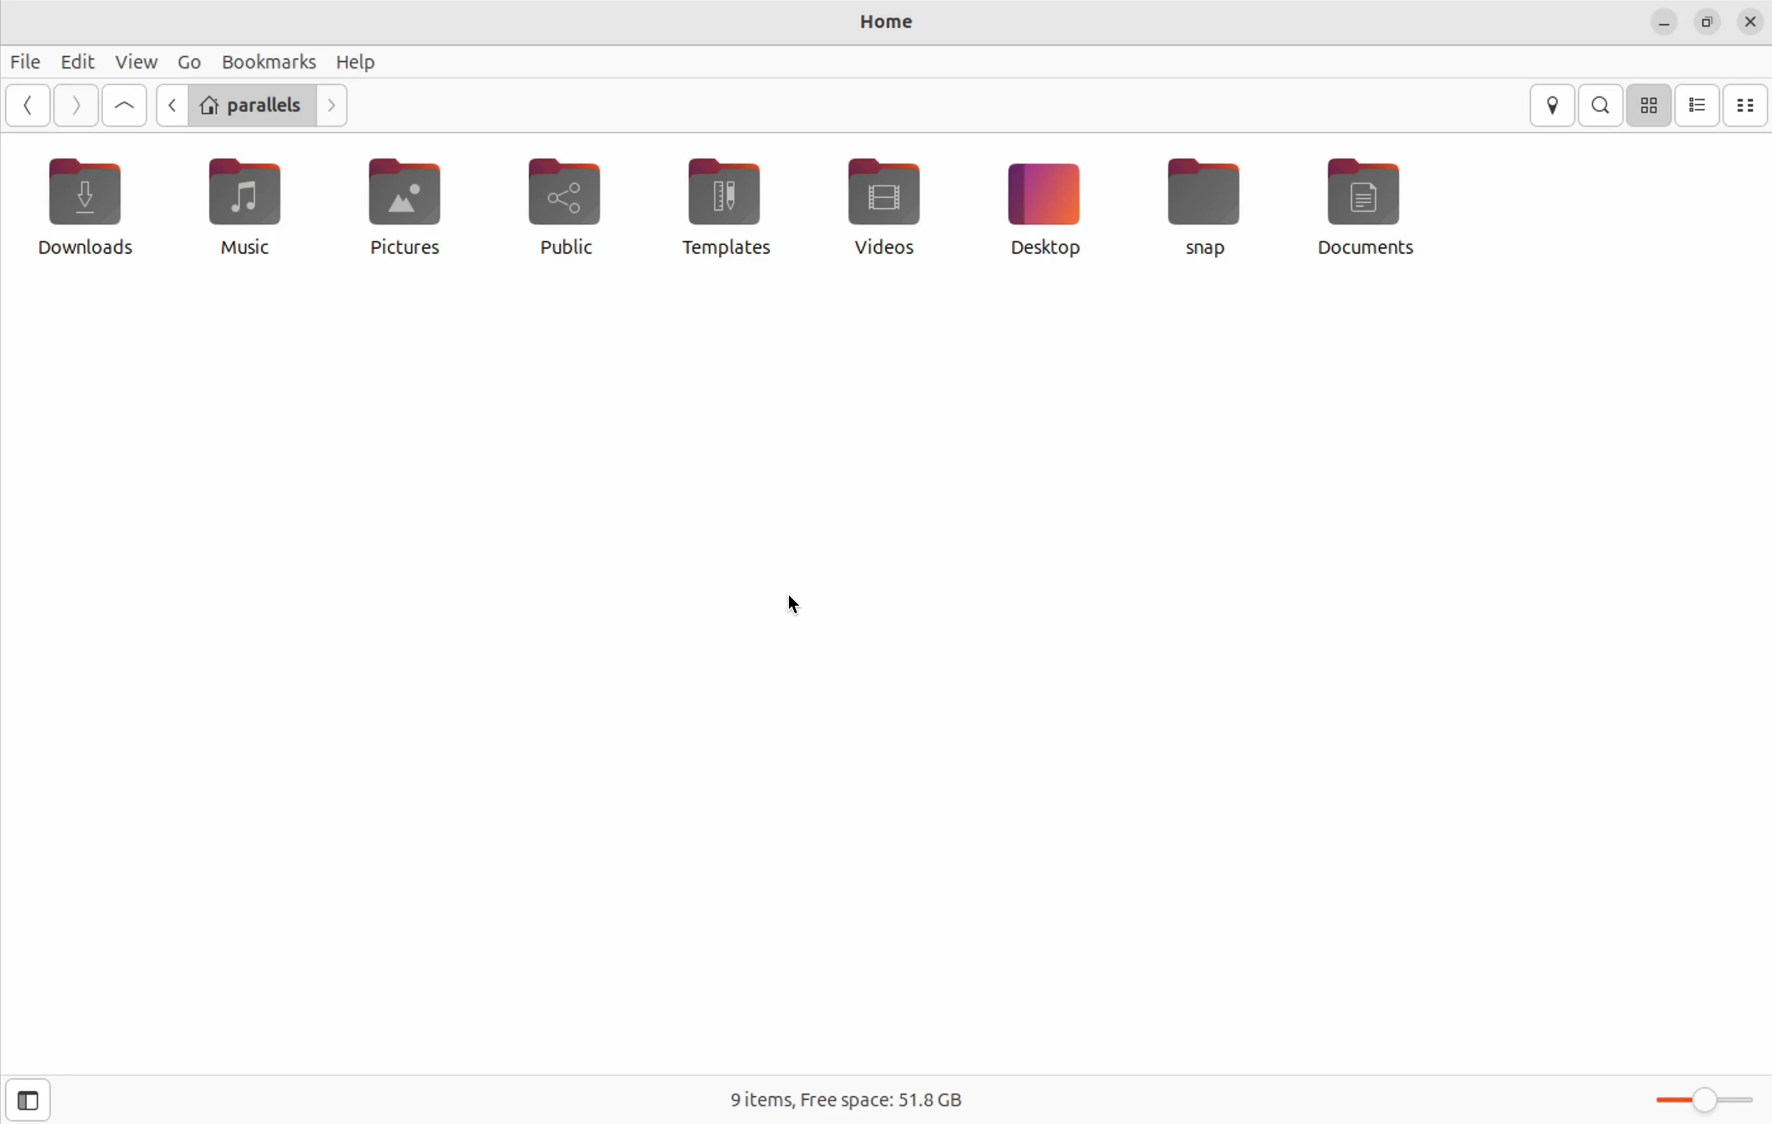 Image resolution: width=1772 pixels, height=1124 pixels. Describe the element at coordinates (720, 206) in the screenshot. I see `templates` at that location.